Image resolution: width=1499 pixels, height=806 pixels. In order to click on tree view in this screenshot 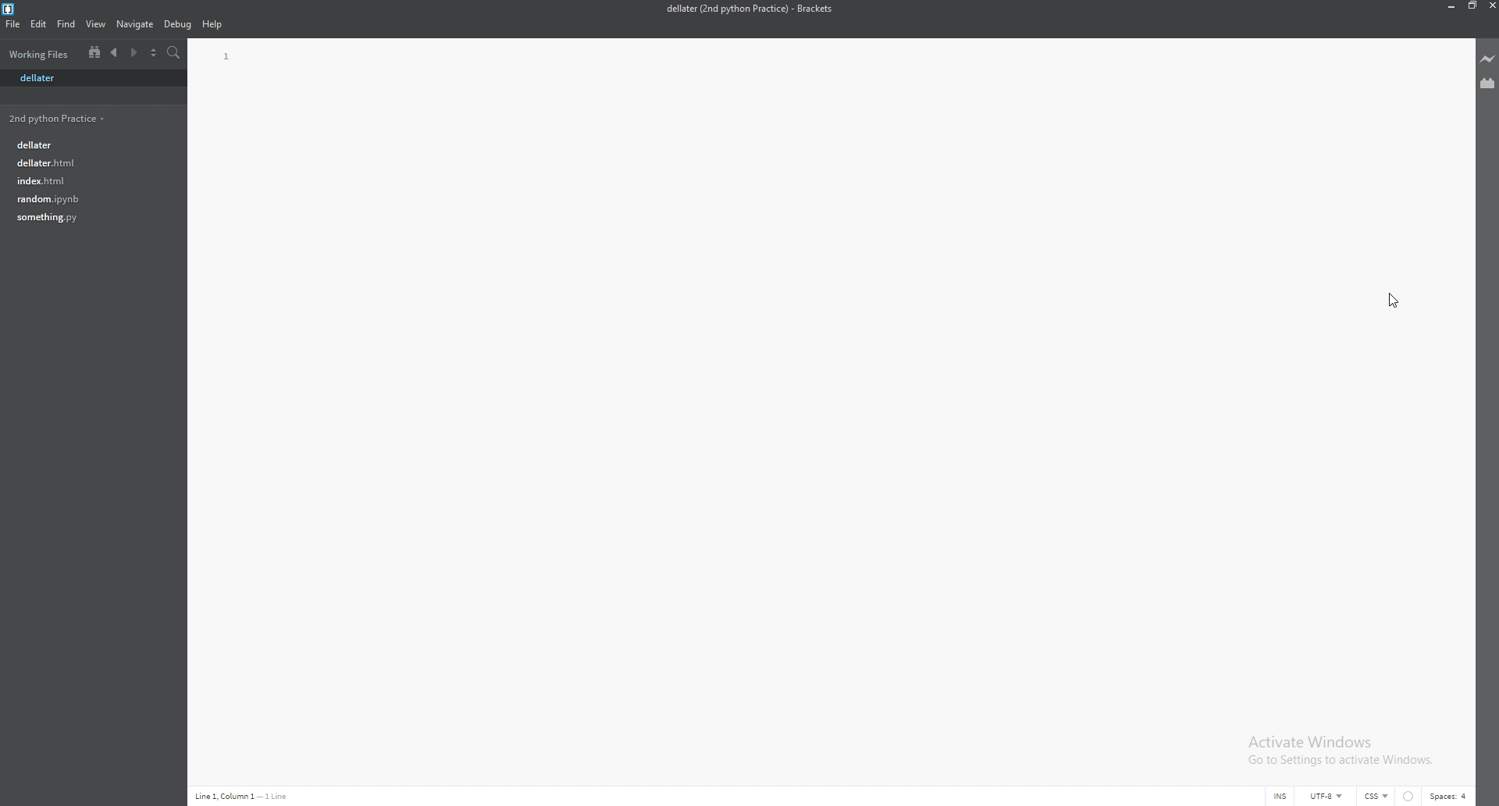, I will do `click(94, 52)`.